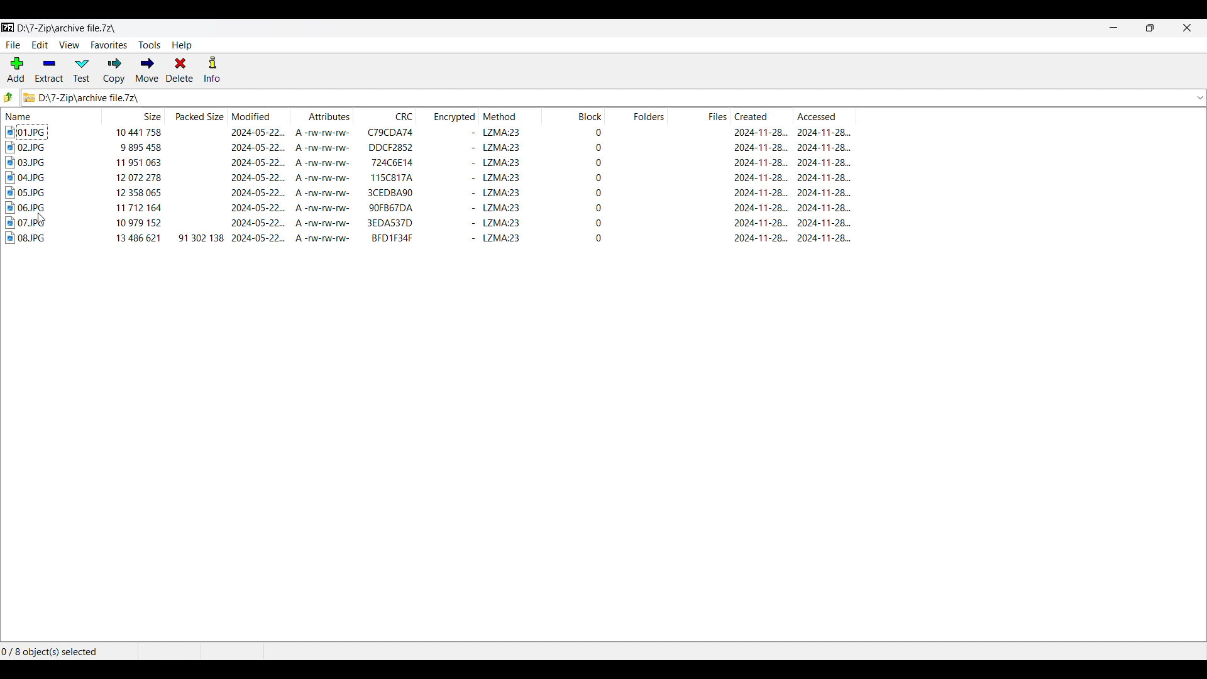 The image size is (1207, 679). What do you see at coordinates (1196, 97) in the screenshot?
I see `dropdown` at bounding box center [1196, 97].